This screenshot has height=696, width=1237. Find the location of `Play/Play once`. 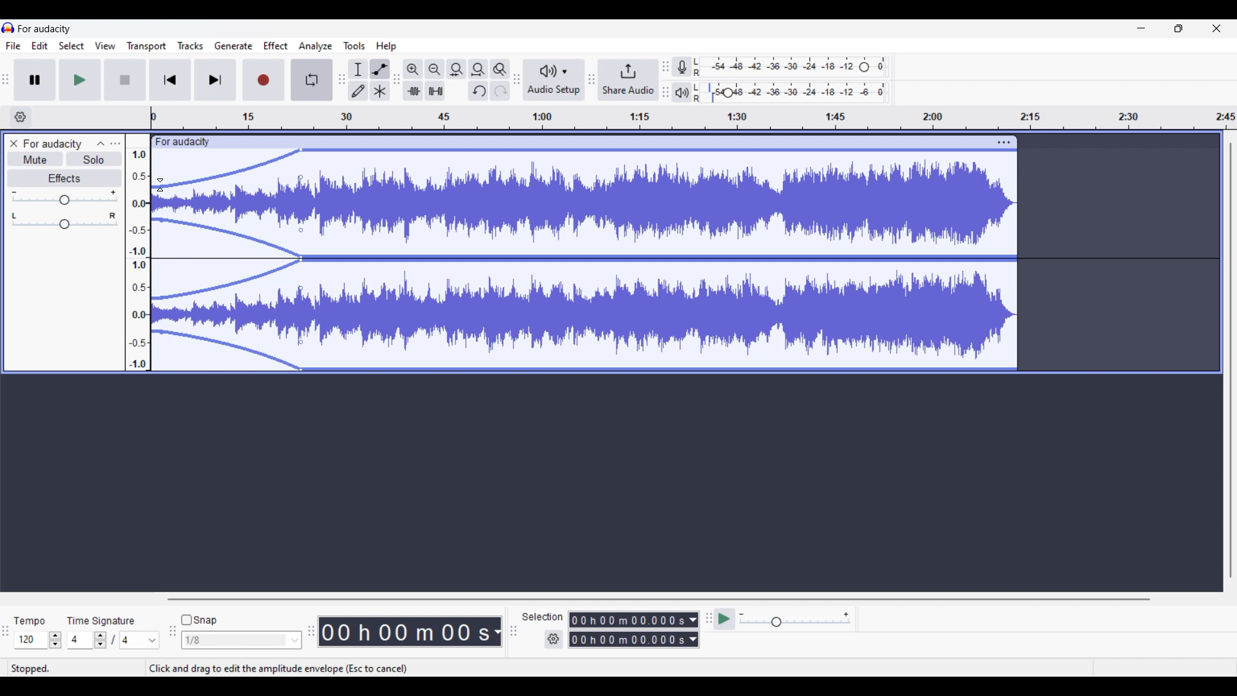

Play/Play once is located at coordinates (81, 80).